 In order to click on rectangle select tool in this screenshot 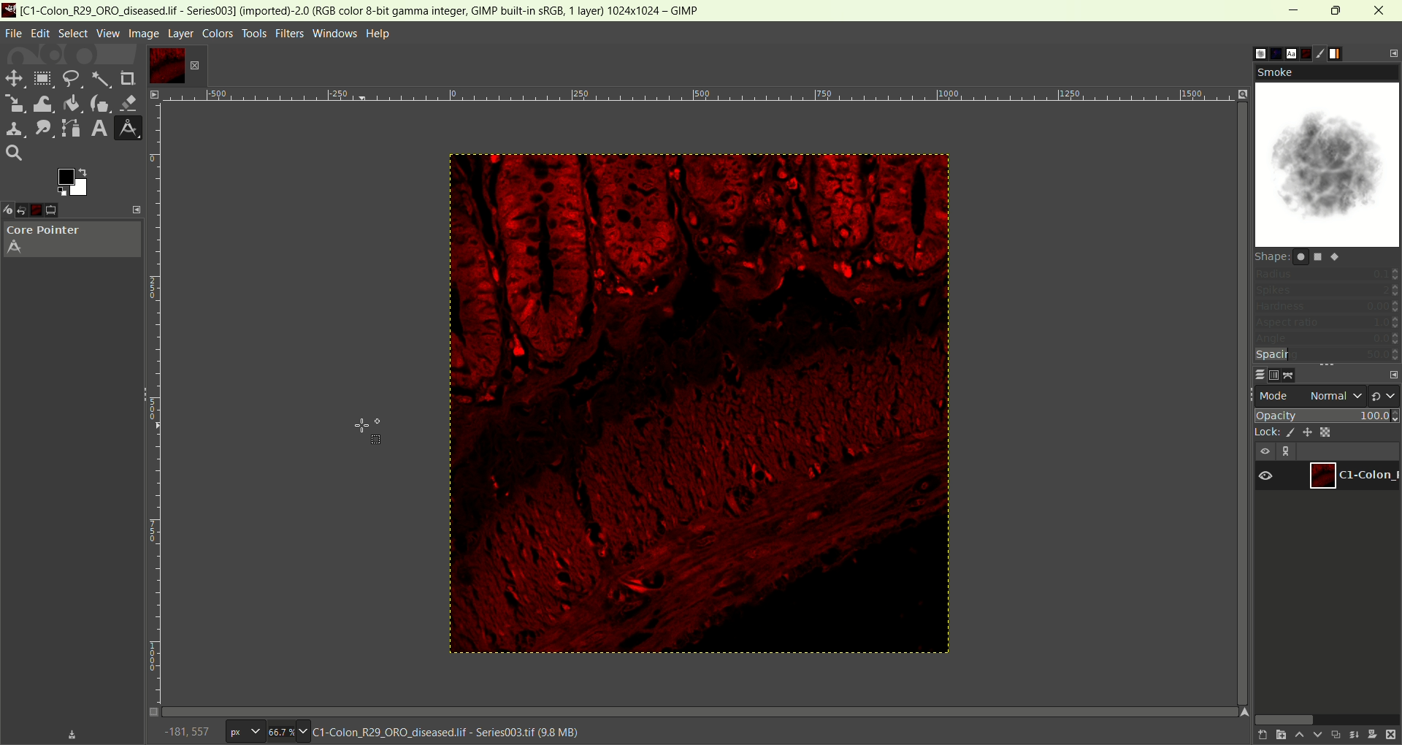, I will do `click(42, 78)`.